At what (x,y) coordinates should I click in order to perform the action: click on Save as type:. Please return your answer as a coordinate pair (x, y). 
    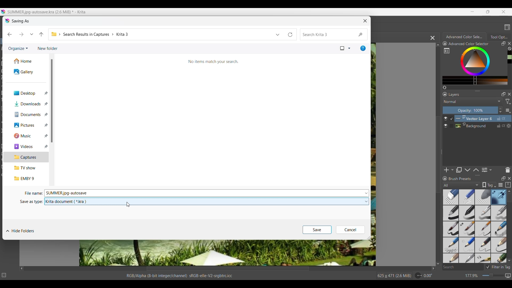
    Looking at the image, I should click on (31, 202).